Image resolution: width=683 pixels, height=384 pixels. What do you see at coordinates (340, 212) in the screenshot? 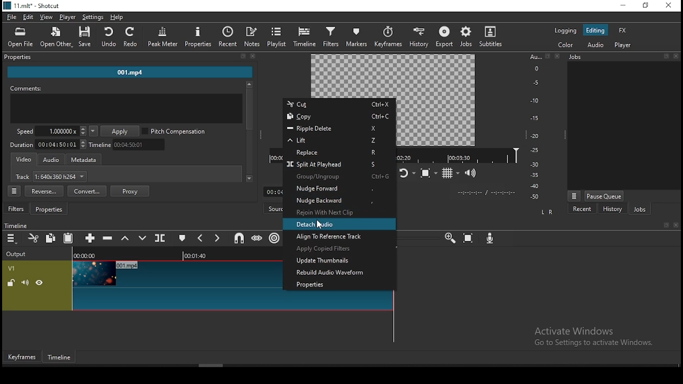
I see `rejoin with next clip` at bounding box center [340, 212].